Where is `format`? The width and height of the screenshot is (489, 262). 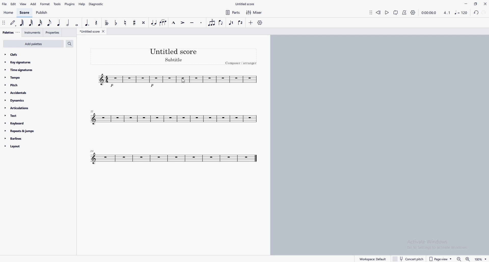
format is located at coordinates (45, 4).